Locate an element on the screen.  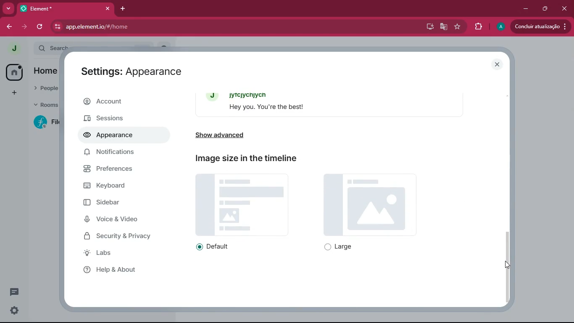
show advanced is located at coordinates (235, 135).